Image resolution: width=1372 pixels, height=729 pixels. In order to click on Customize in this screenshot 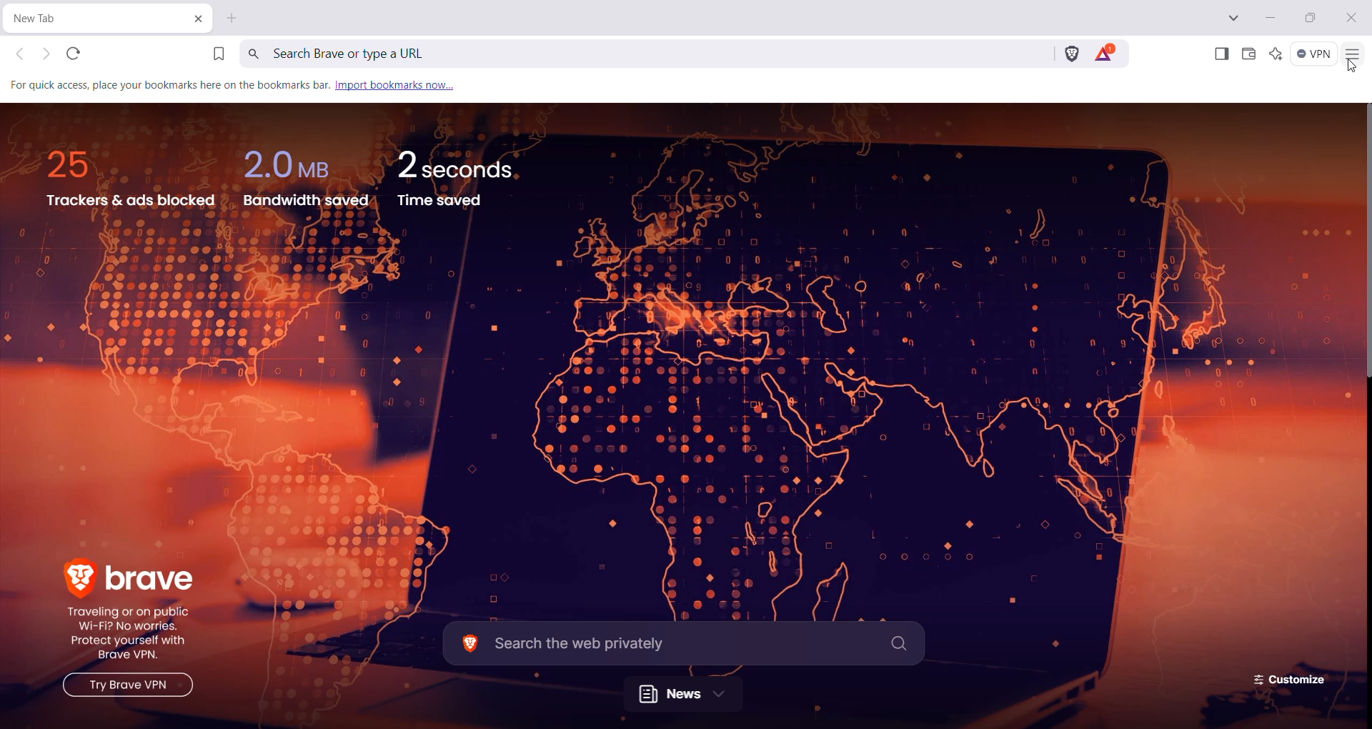, I will do `click(1284, 680)`.